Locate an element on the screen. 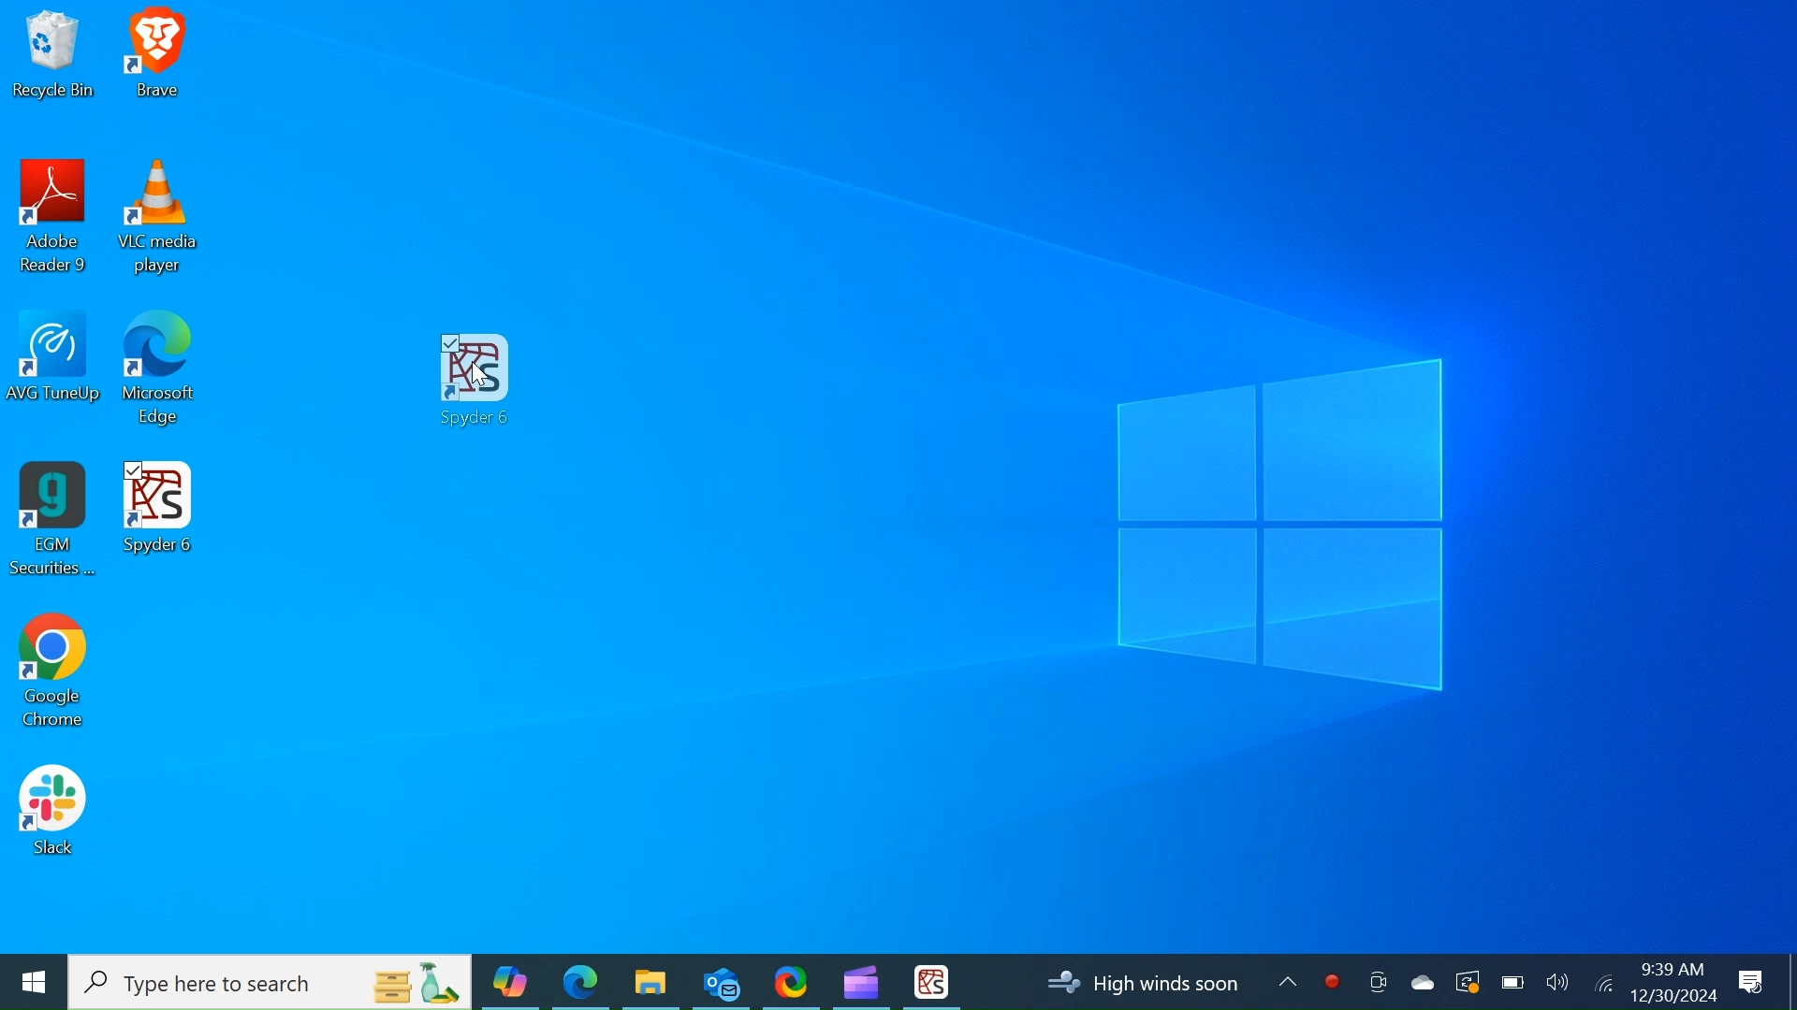 This screenshot has width=1797, height=1010. Copilot is located at coordinates (510, 981).